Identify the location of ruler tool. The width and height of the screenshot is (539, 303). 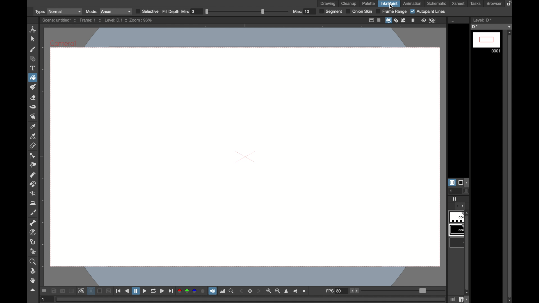
(32, 146).